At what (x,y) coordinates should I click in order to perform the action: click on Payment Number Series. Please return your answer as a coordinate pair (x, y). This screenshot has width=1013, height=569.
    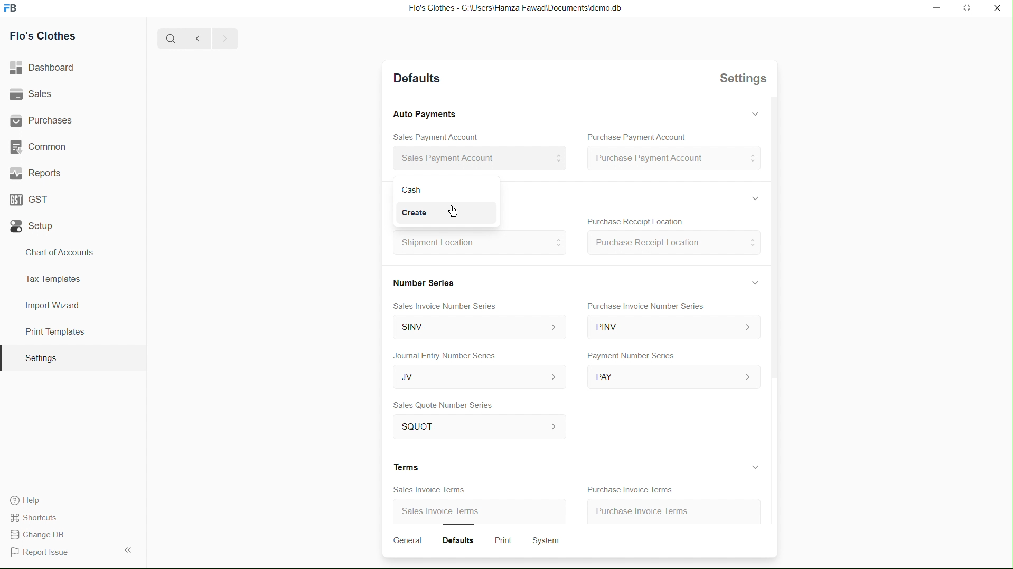
    Looking at the image, I should click on (630, 356).